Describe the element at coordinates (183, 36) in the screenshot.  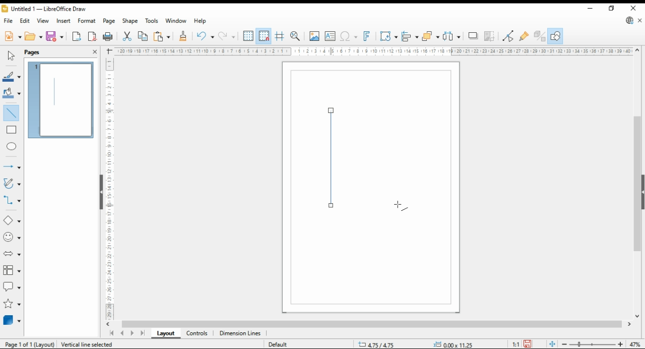
I see `copy formatting` at that location.